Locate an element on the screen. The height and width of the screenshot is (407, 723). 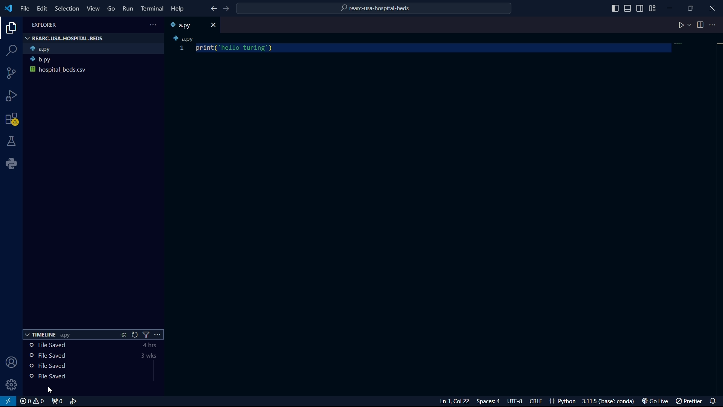
hospital_beds.csv file is located at coordinates (93, 72).